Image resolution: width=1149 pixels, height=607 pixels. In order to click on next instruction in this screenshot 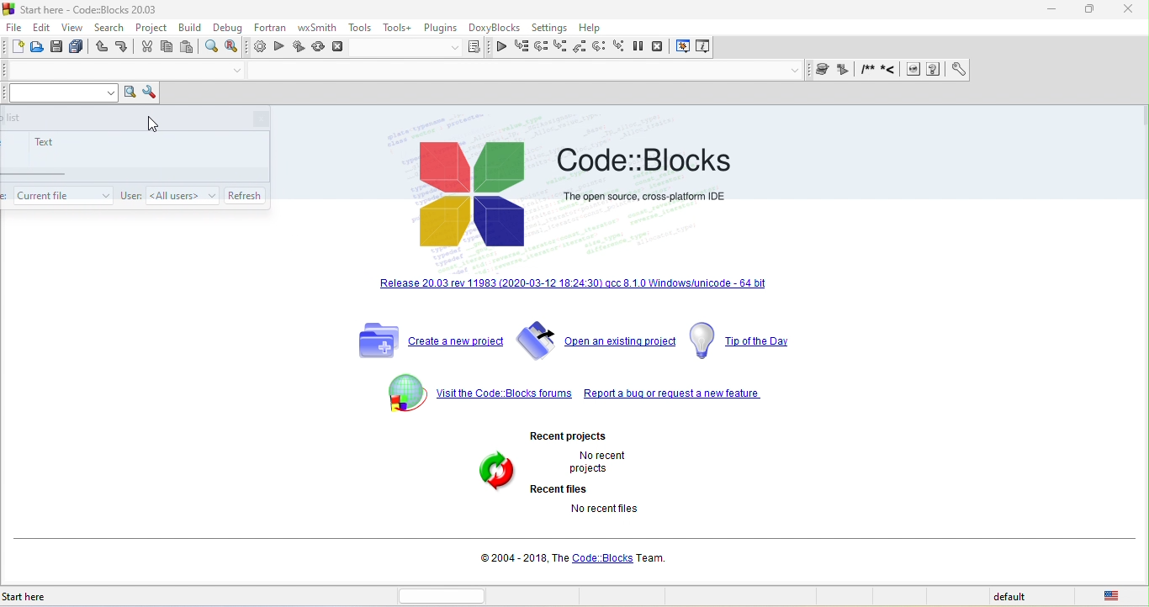, I will do `click(602, 48)`.